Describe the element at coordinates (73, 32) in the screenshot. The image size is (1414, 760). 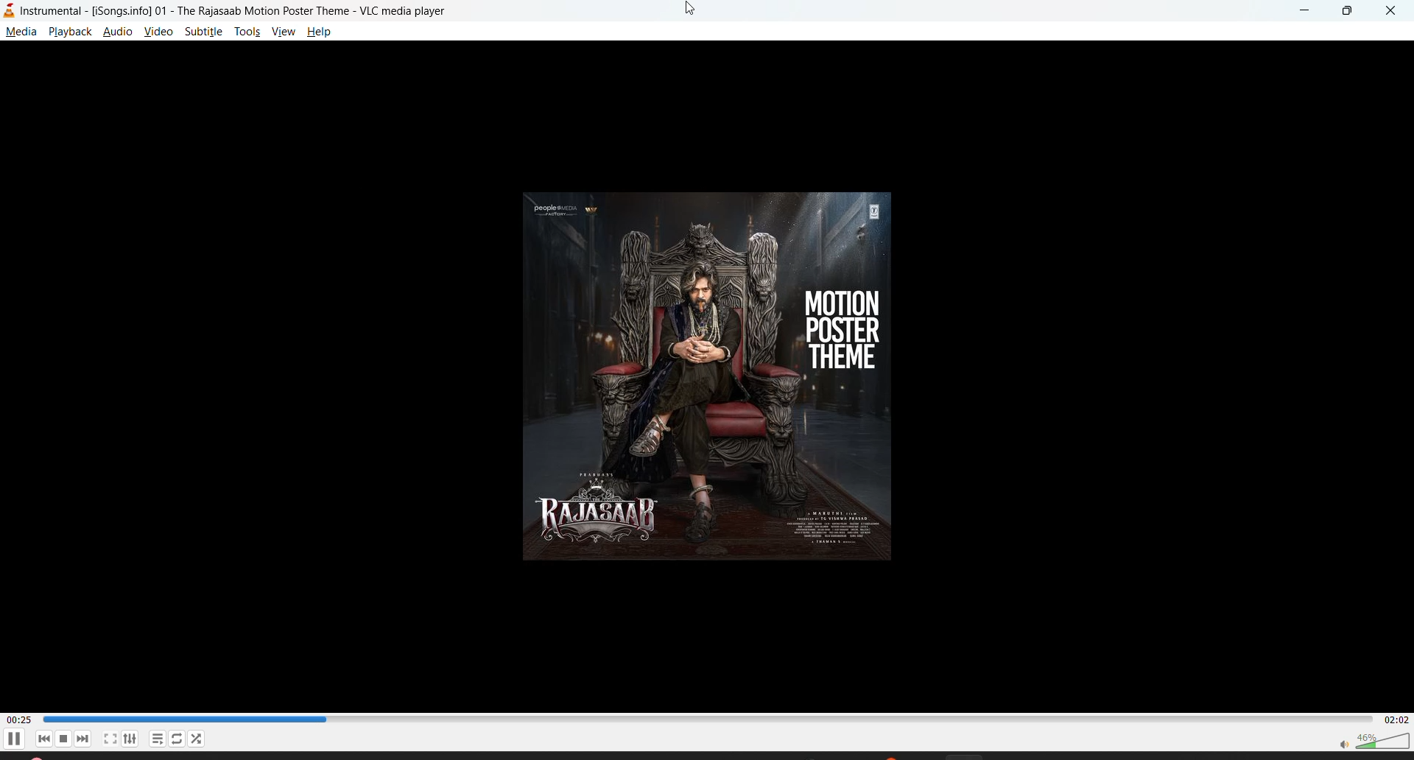
I see `playback` at that location.